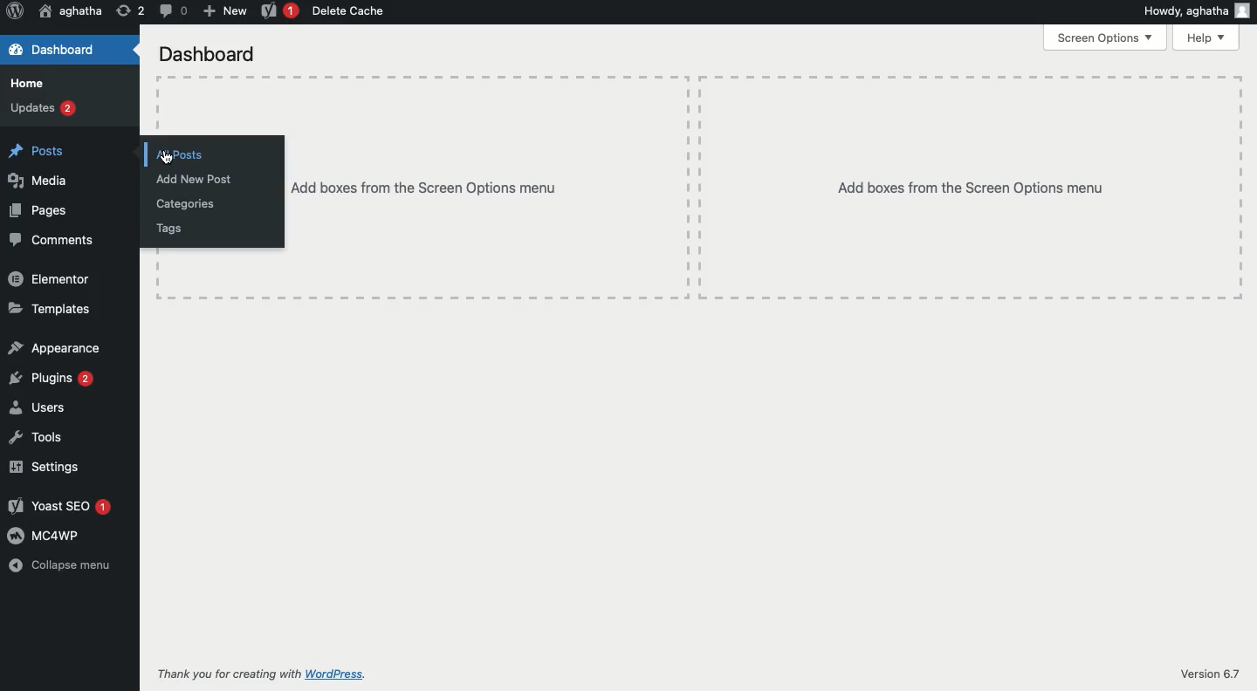 This screenshot has width=1257, height=691. I want to click on Tags, so click(168, 228).